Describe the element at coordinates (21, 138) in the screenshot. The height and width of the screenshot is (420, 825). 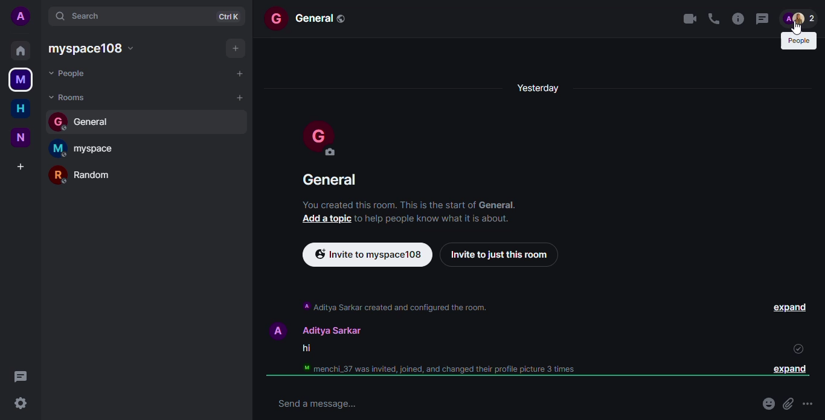
I see `new` at that location.